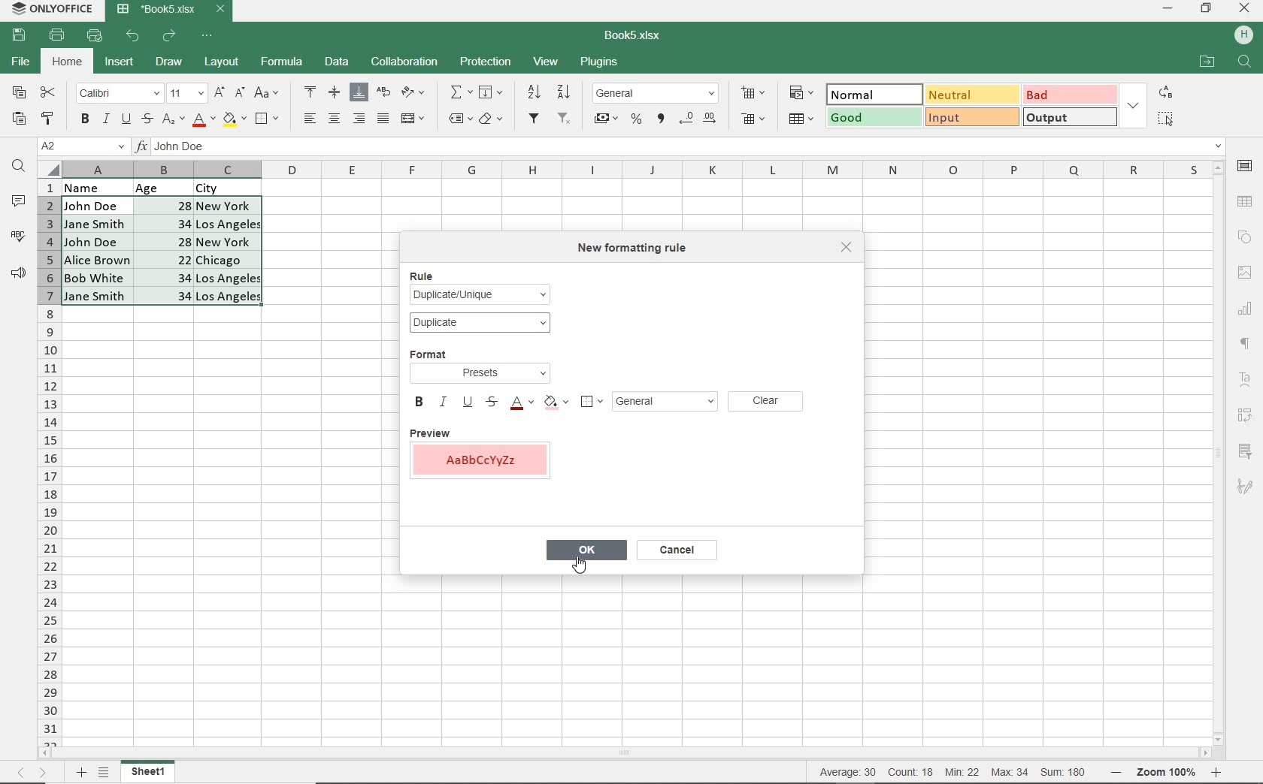 This screenshot has height=784, width=1263. Describe the element at coordinates (57, 35) in the screenshot. I see `PRINT` at that location.